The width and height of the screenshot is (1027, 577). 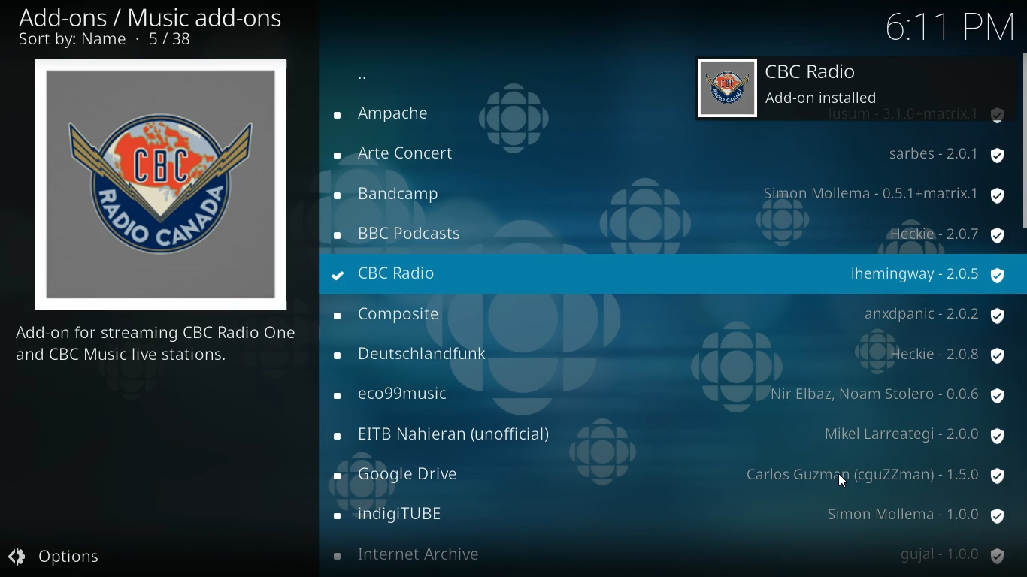 What do you see at coordinates (398, 155) in the screenshot?
I see `radio name` at bounding box center [398, 155].